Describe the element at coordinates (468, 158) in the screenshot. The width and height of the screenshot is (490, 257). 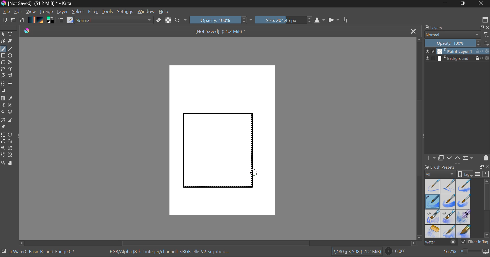
I see `Layer Settings` at that location.